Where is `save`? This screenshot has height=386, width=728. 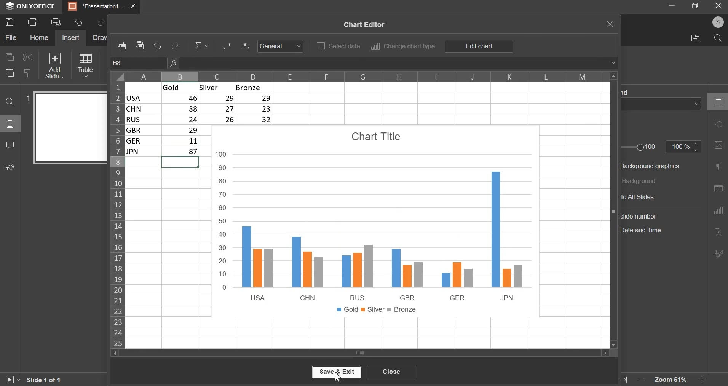 save is located at coordinates (10, 22).